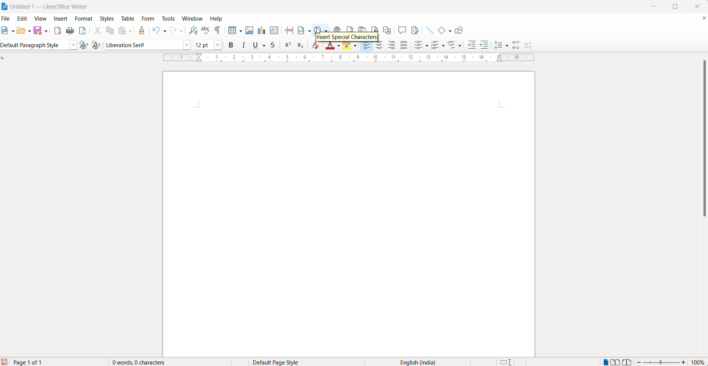  I want to click on help, so click(219, 19).